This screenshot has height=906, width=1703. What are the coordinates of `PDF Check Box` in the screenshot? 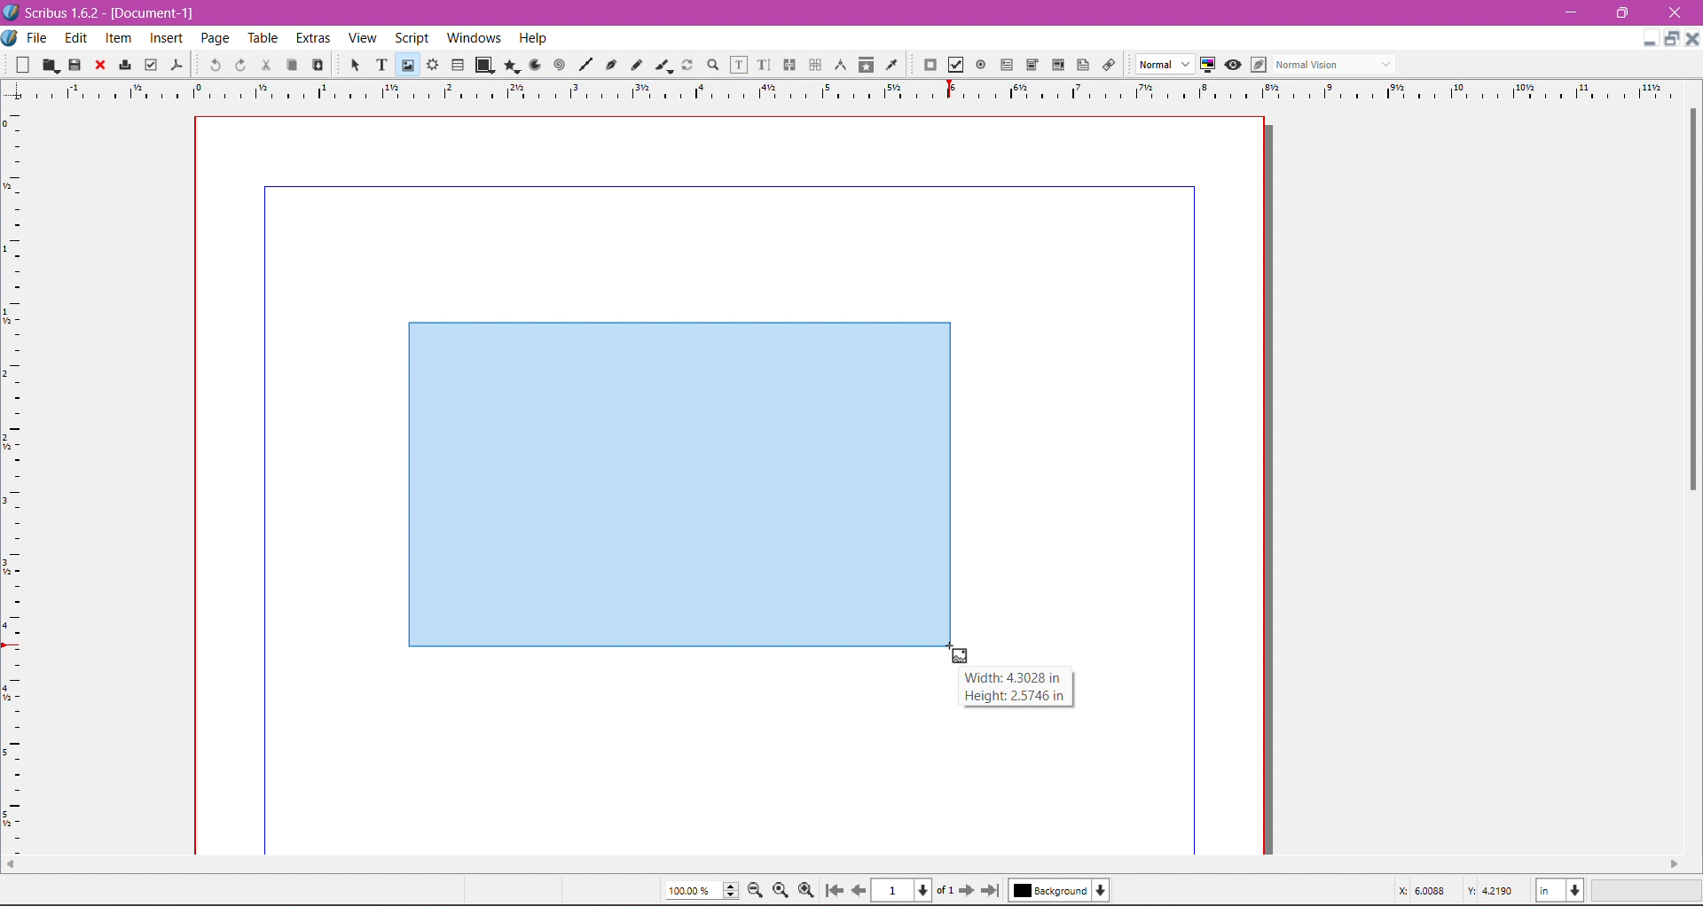 It's located at (955, 65).